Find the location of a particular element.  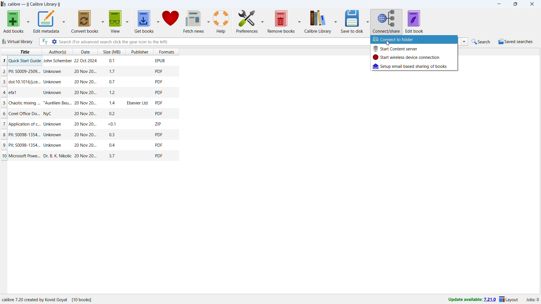

help is located at coordinates (221, 21).